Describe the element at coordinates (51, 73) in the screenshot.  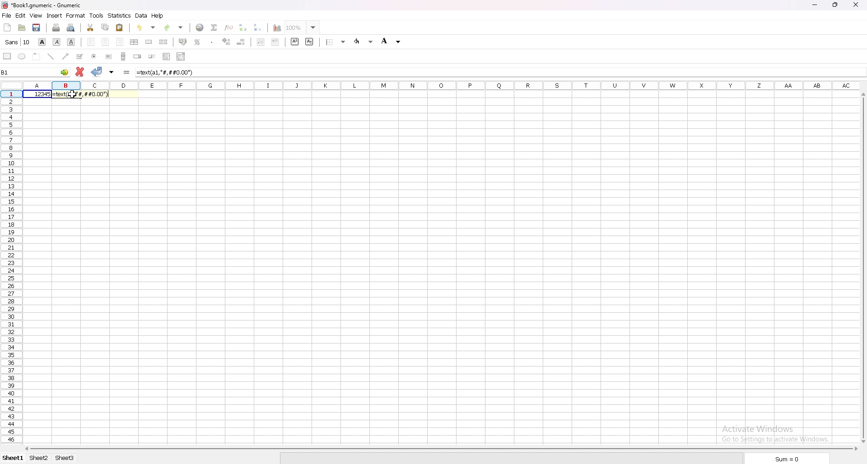
I see `selected cell` at that location.